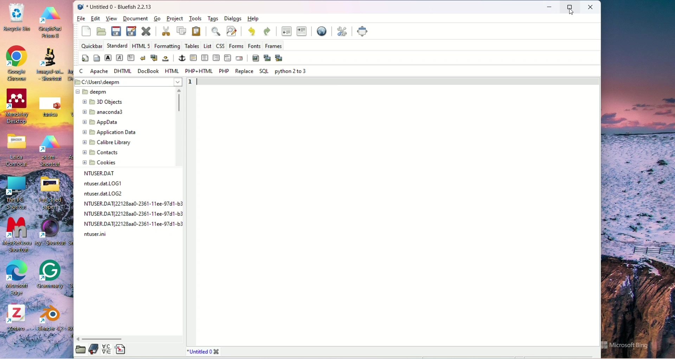 Image resolution: width=675 pixels, height=359 pixels. I want to click on HTML 5, so click(141, 45).